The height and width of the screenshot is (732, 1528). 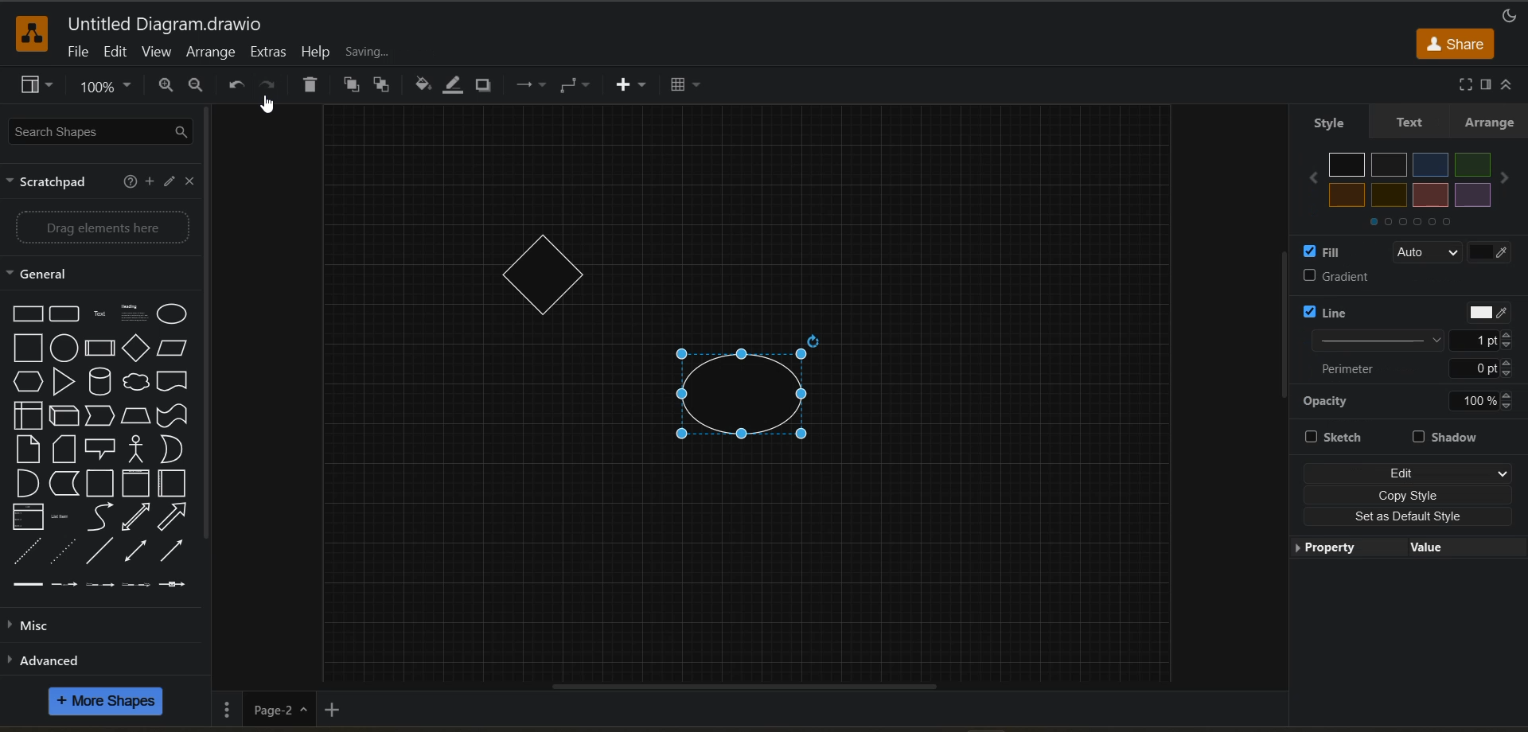 I want to click on heaxagon, so click(x=29, y=382).